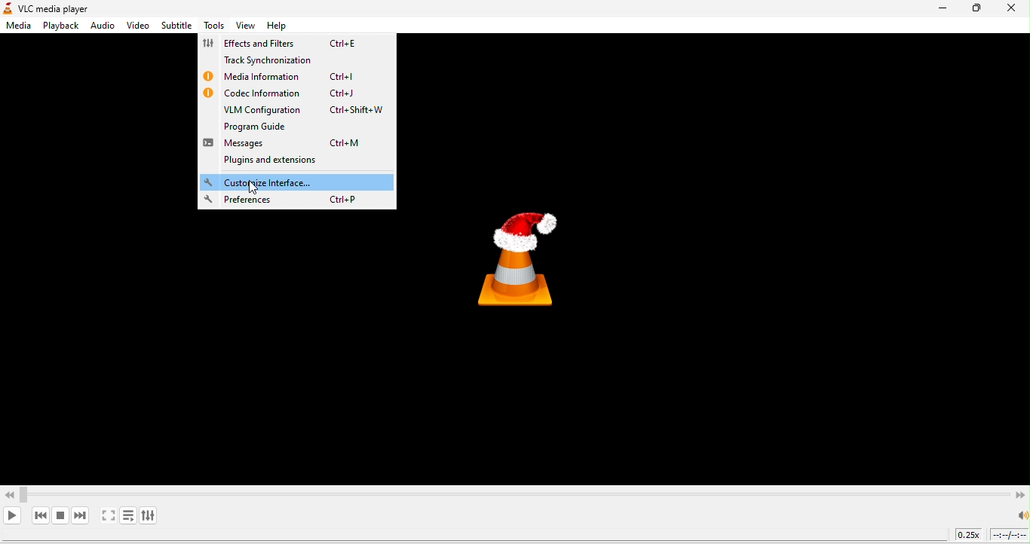  What do you see at coordinates (40, 515) in the screenshot?
I see `previous media` at bounding box center [40, 515].